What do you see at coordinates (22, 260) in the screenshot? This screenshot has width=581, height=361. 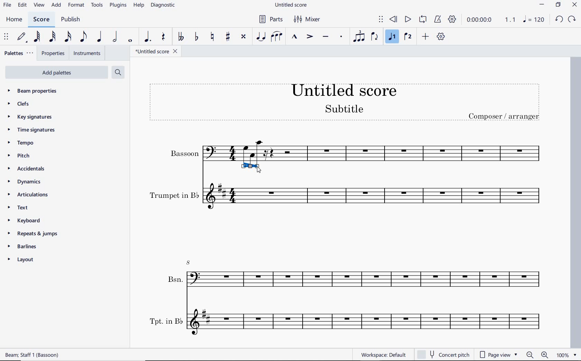 I see `layout` at bounding box center [22, 260].